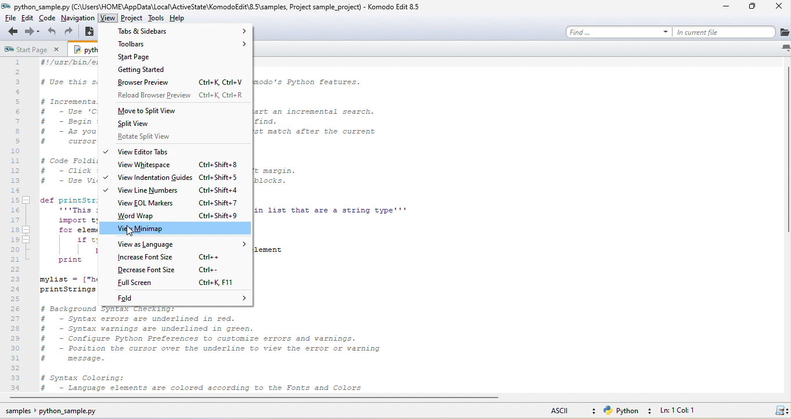 Image resolution: width=791 pixels, height=419 pixels. Describe the element at coordinates (215, 7) in the screenshot. I see `title` at that location.